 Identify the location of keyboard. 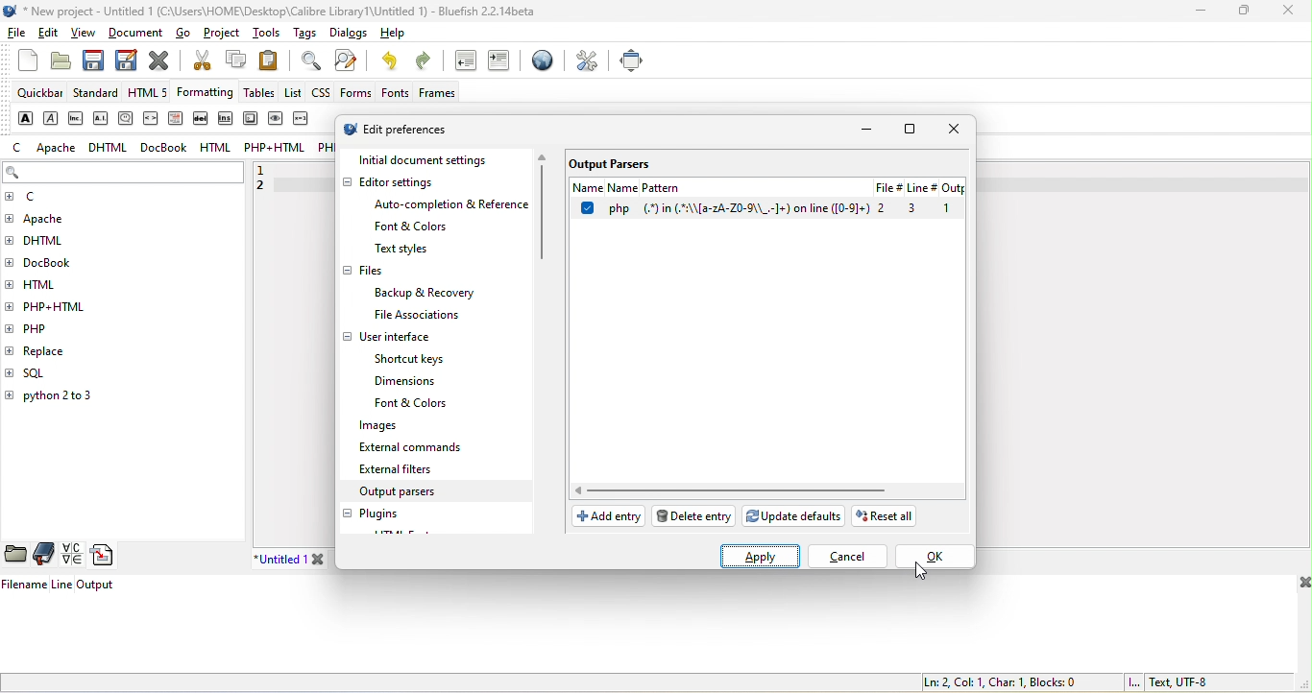
(250, 119).